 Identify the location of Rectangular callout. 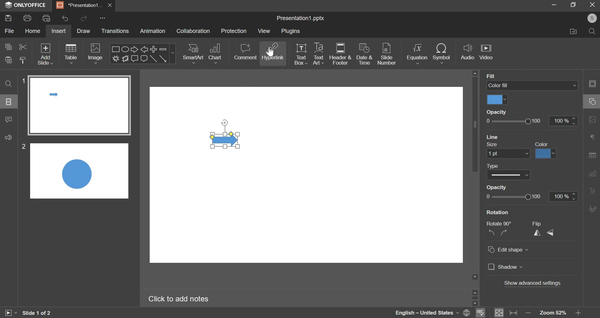
(135, 59).